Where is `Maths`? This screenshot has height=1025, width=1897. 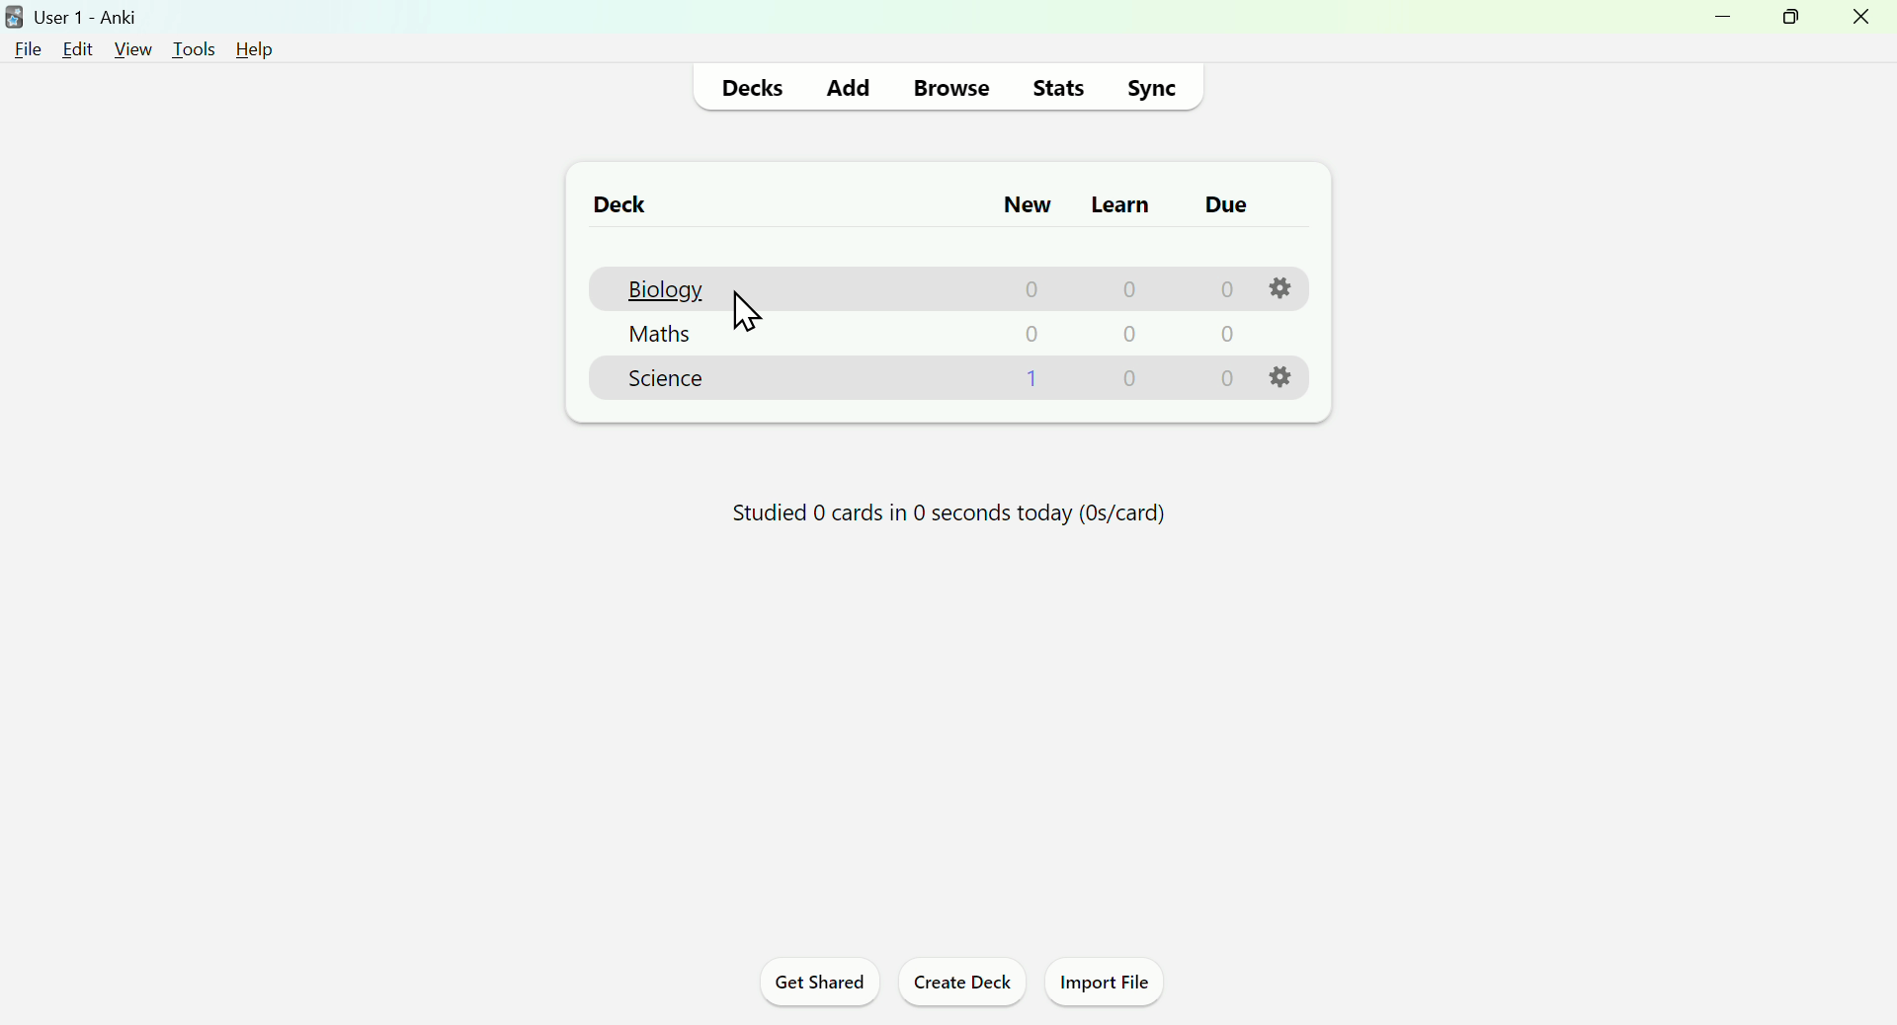 Maths is located at coordinates (658, 337).